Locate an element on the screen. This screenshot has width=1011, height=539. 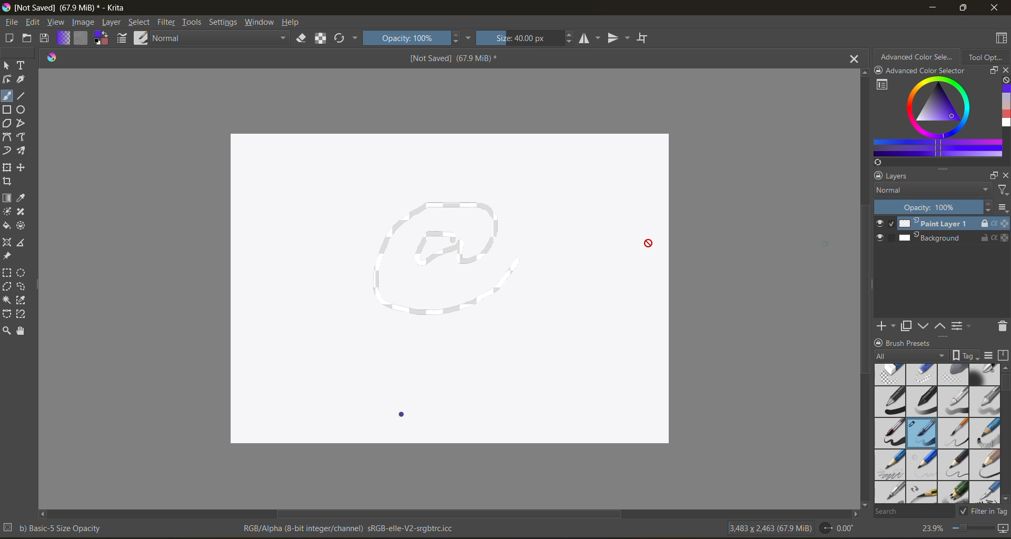
elliptical selection tool is located at coordinates (22, 272).